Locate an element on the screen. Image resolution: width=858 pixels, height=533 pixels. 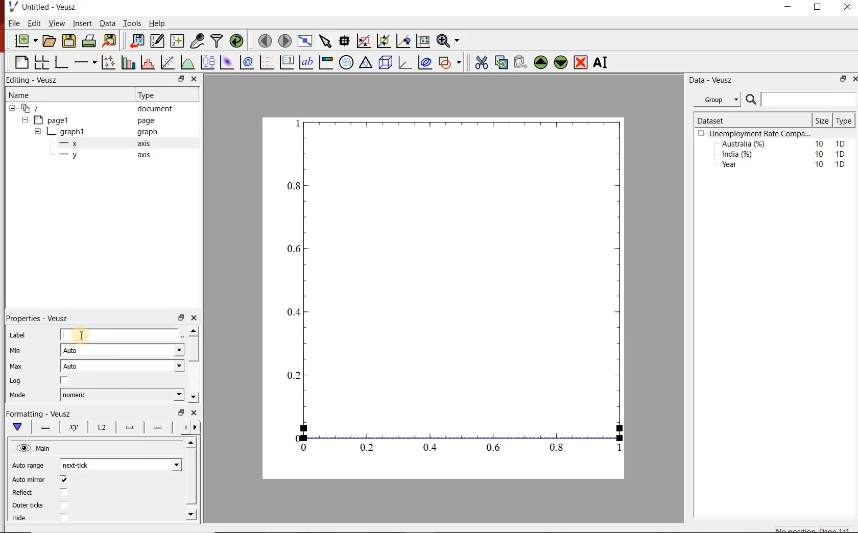
Untitled - Veusz is located at coordinates (42, 6).